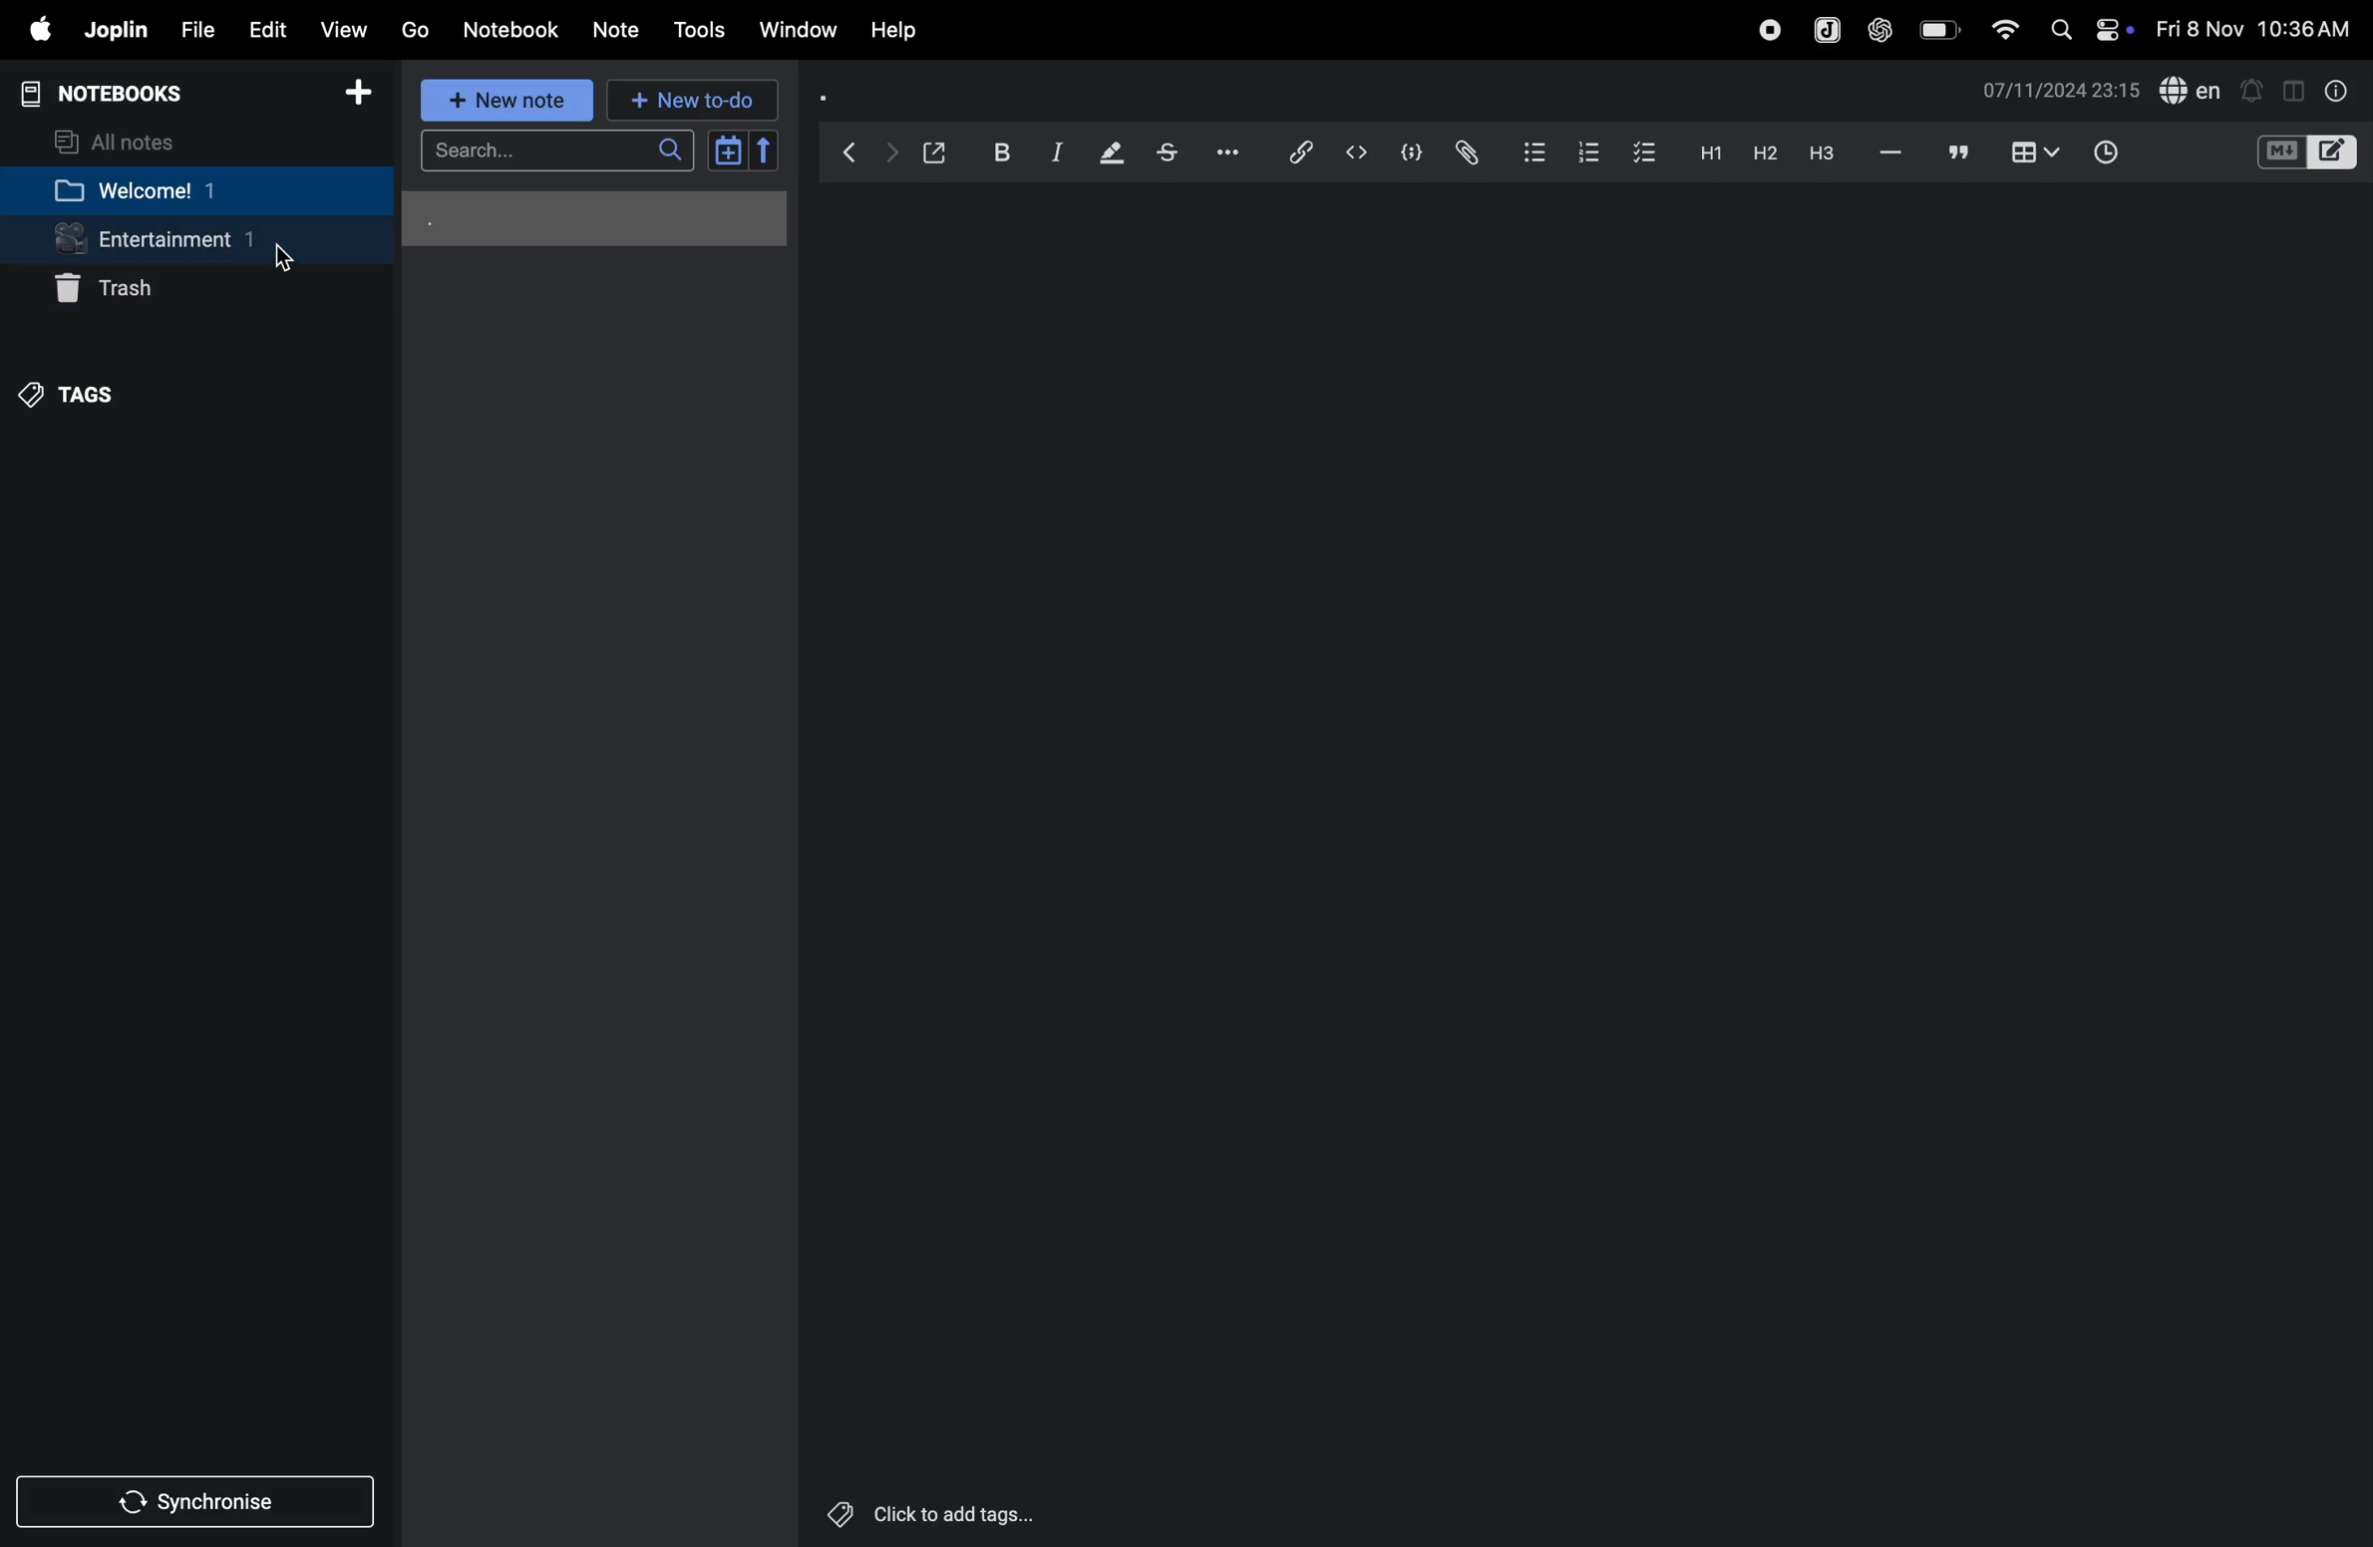 This screenshot has height=1547, width=2373. Describe the element at coordinates (143, 292) in the screenshot. I see `trash` at that location.